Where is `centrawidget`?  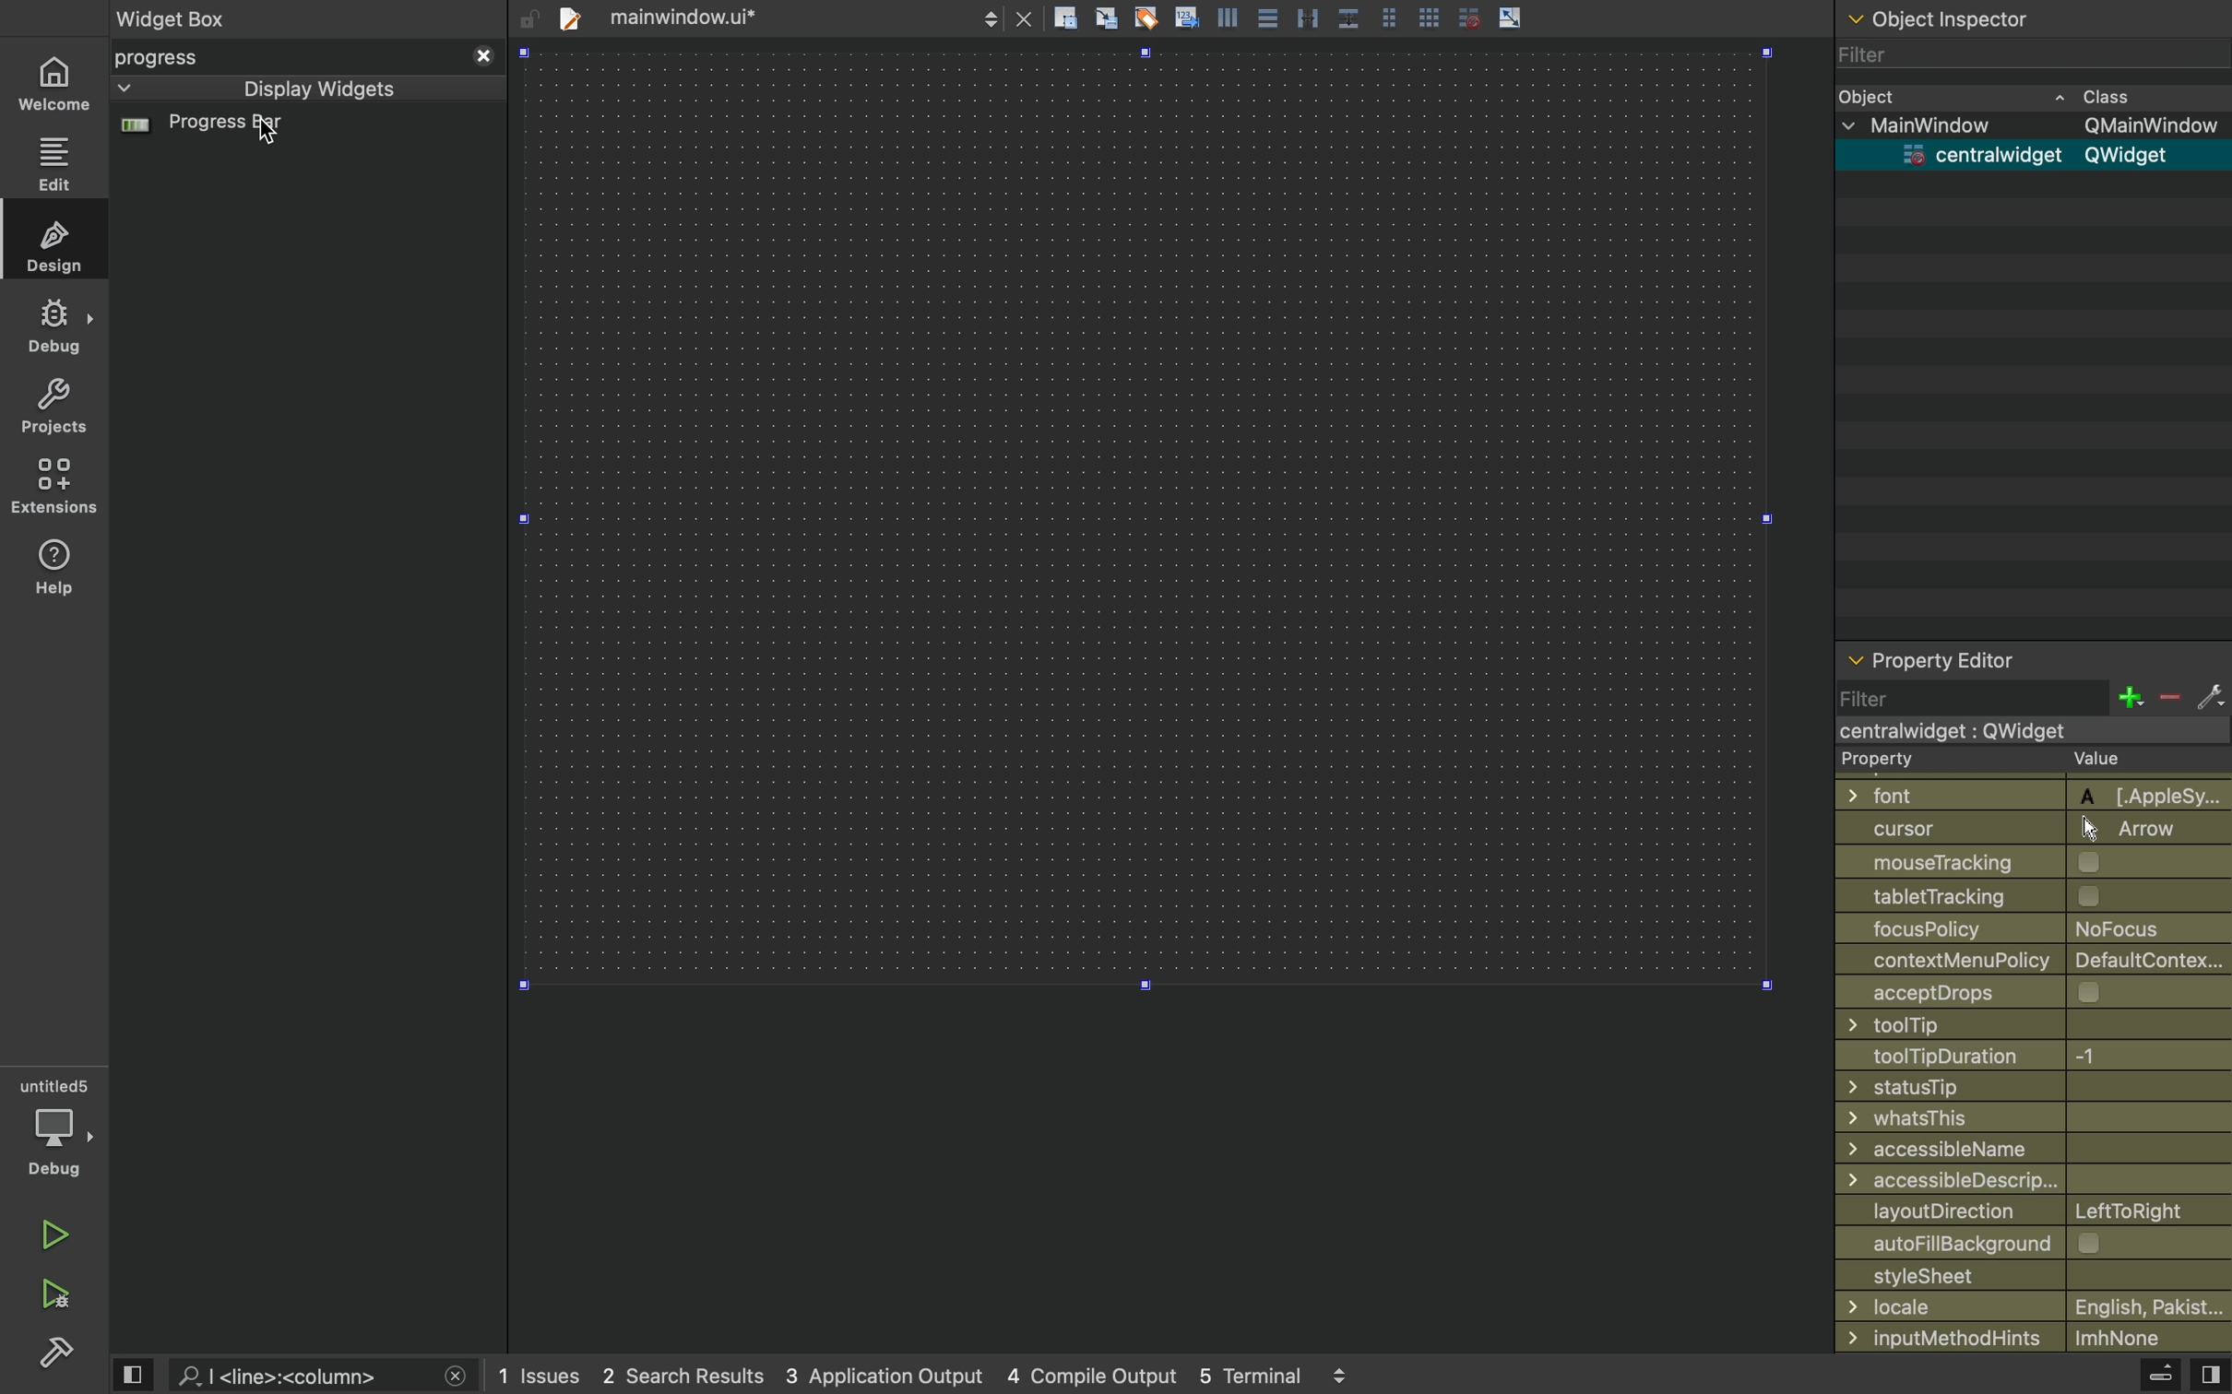
centrawidget is located at coordinates (2023, 730).